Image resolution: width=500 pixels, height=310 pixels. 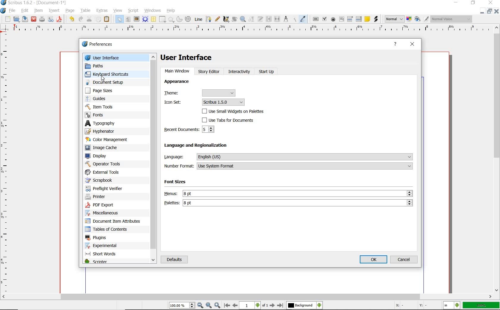 What do you see at coordinates (218, 19) in the screenshot?
I see `freehand line` at bounding box center [218, 19].